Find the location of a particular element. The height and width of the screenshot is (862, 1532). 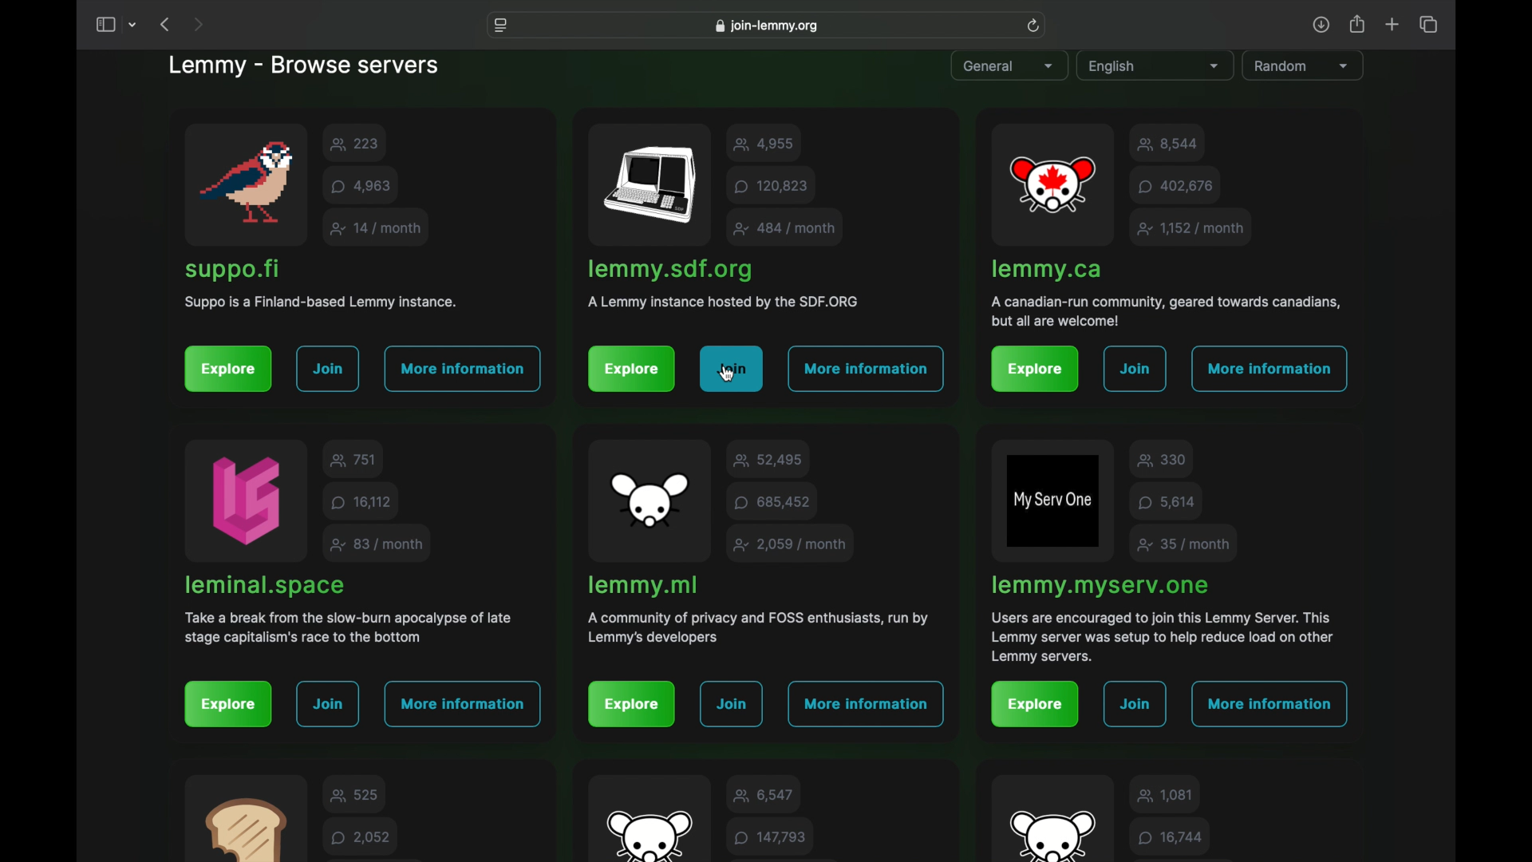

new tab is located at coordinates (1393, 24).